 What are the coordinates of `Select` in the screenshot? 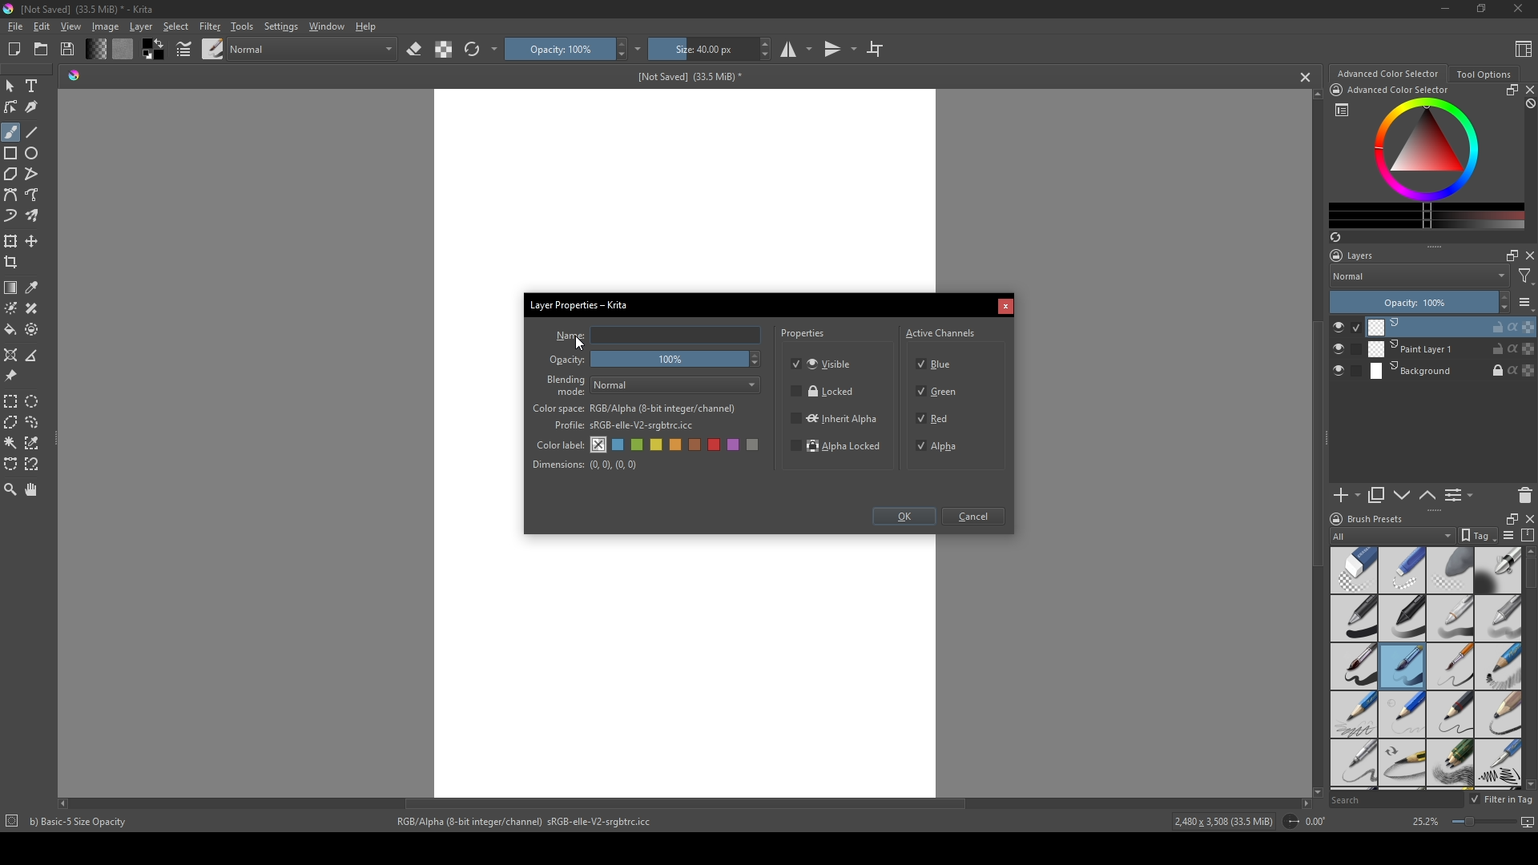 It's located at (176, 26).